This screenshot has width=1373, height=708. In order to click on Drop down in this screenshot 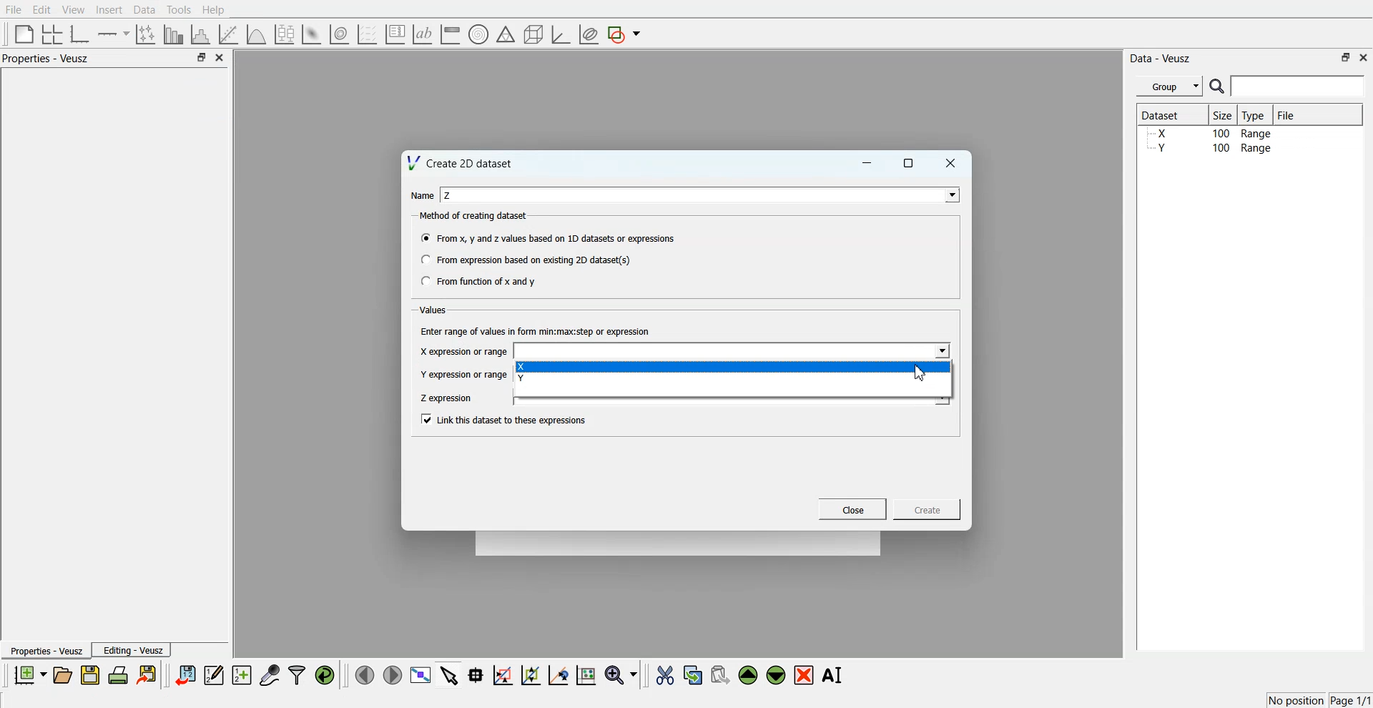, I will do `click(940, 352)`.